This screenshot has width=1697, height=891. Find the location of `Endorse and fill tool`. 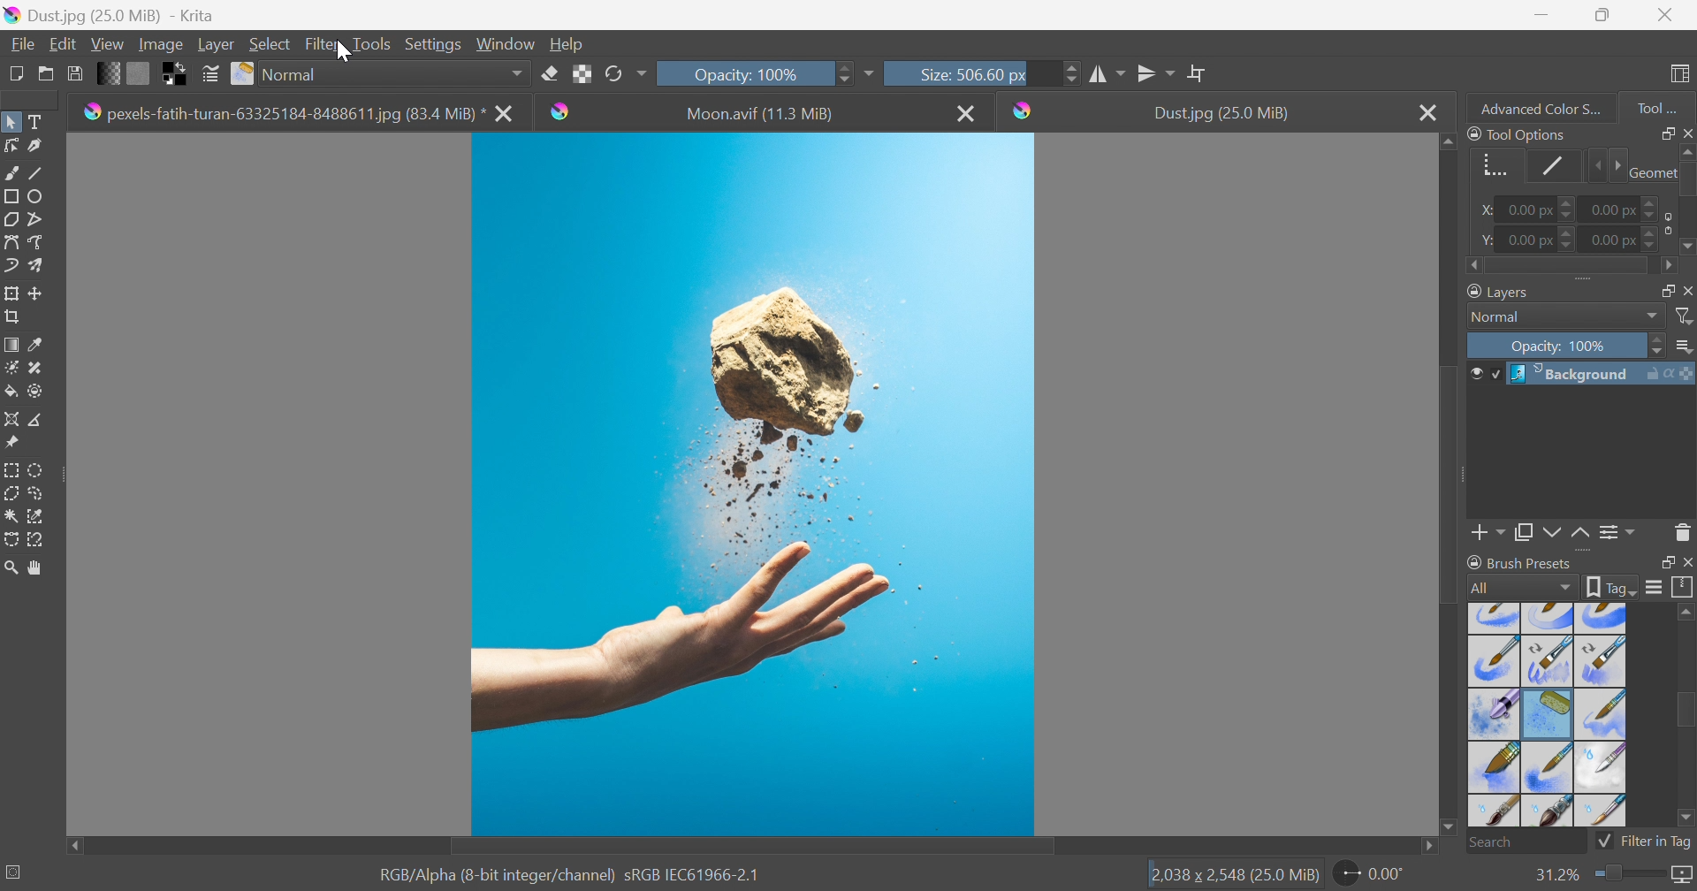

Endorse and fill tool is located at coordinates (35, 392).